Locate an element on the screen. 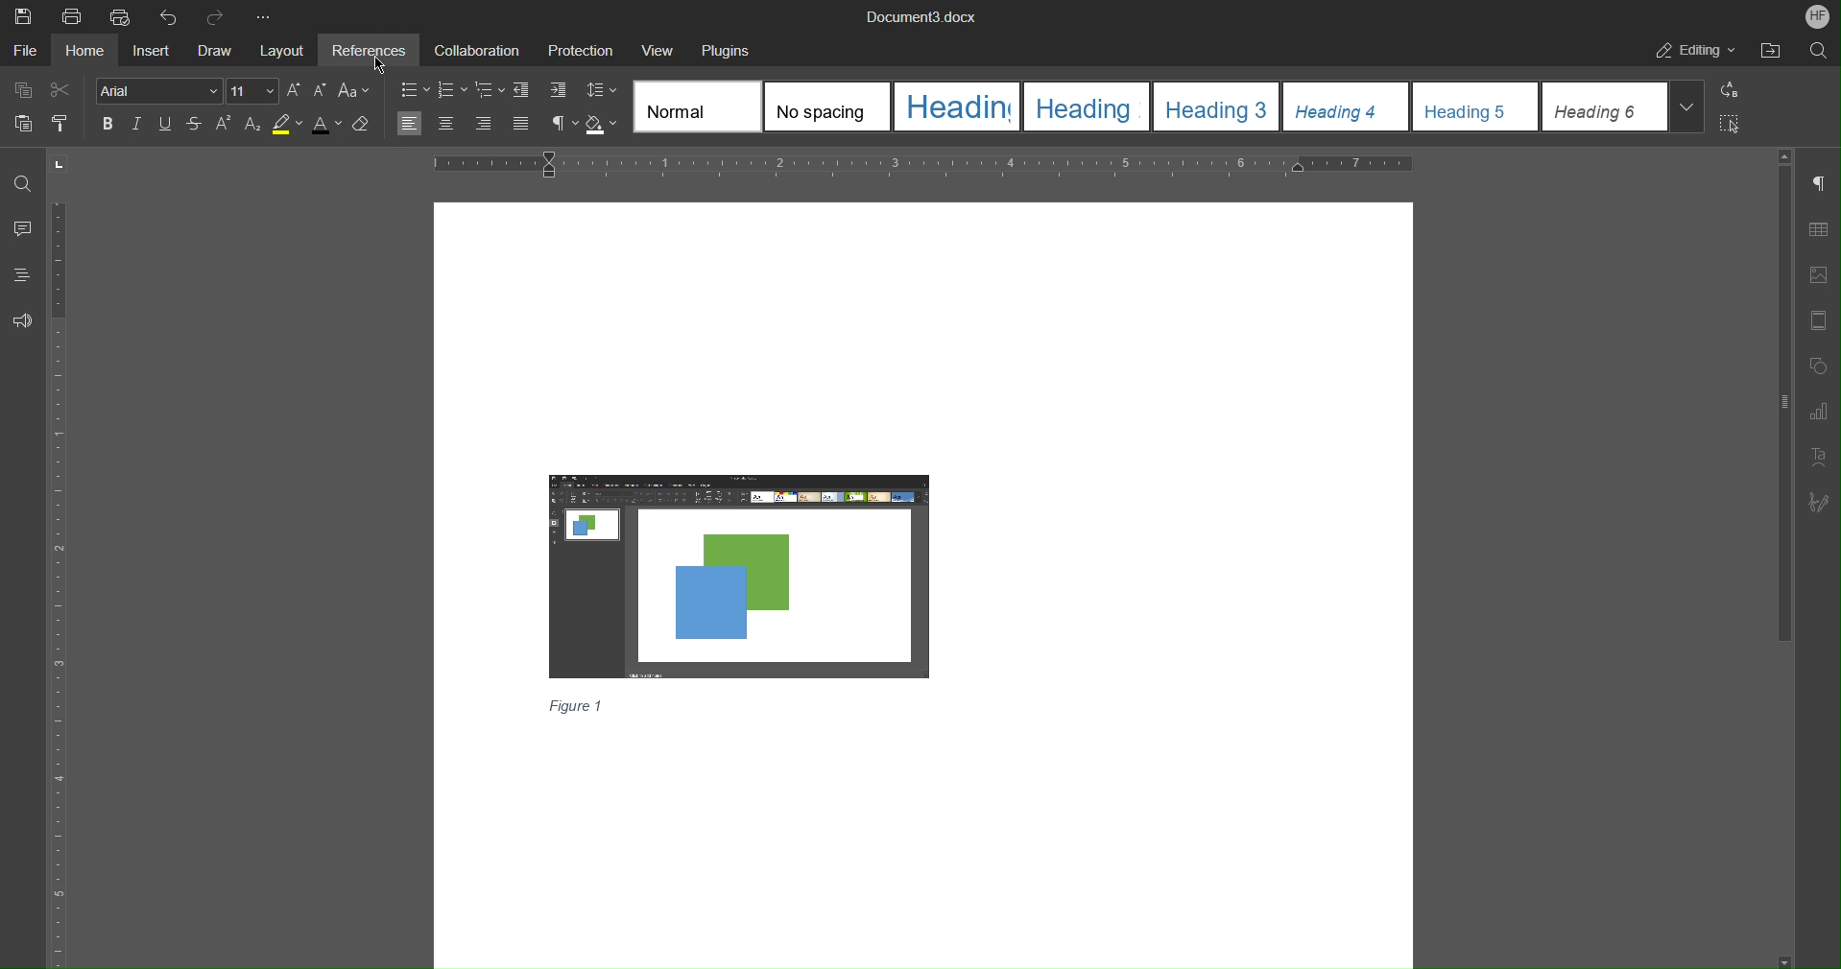  Replace is located at coordinates (1731, 89).